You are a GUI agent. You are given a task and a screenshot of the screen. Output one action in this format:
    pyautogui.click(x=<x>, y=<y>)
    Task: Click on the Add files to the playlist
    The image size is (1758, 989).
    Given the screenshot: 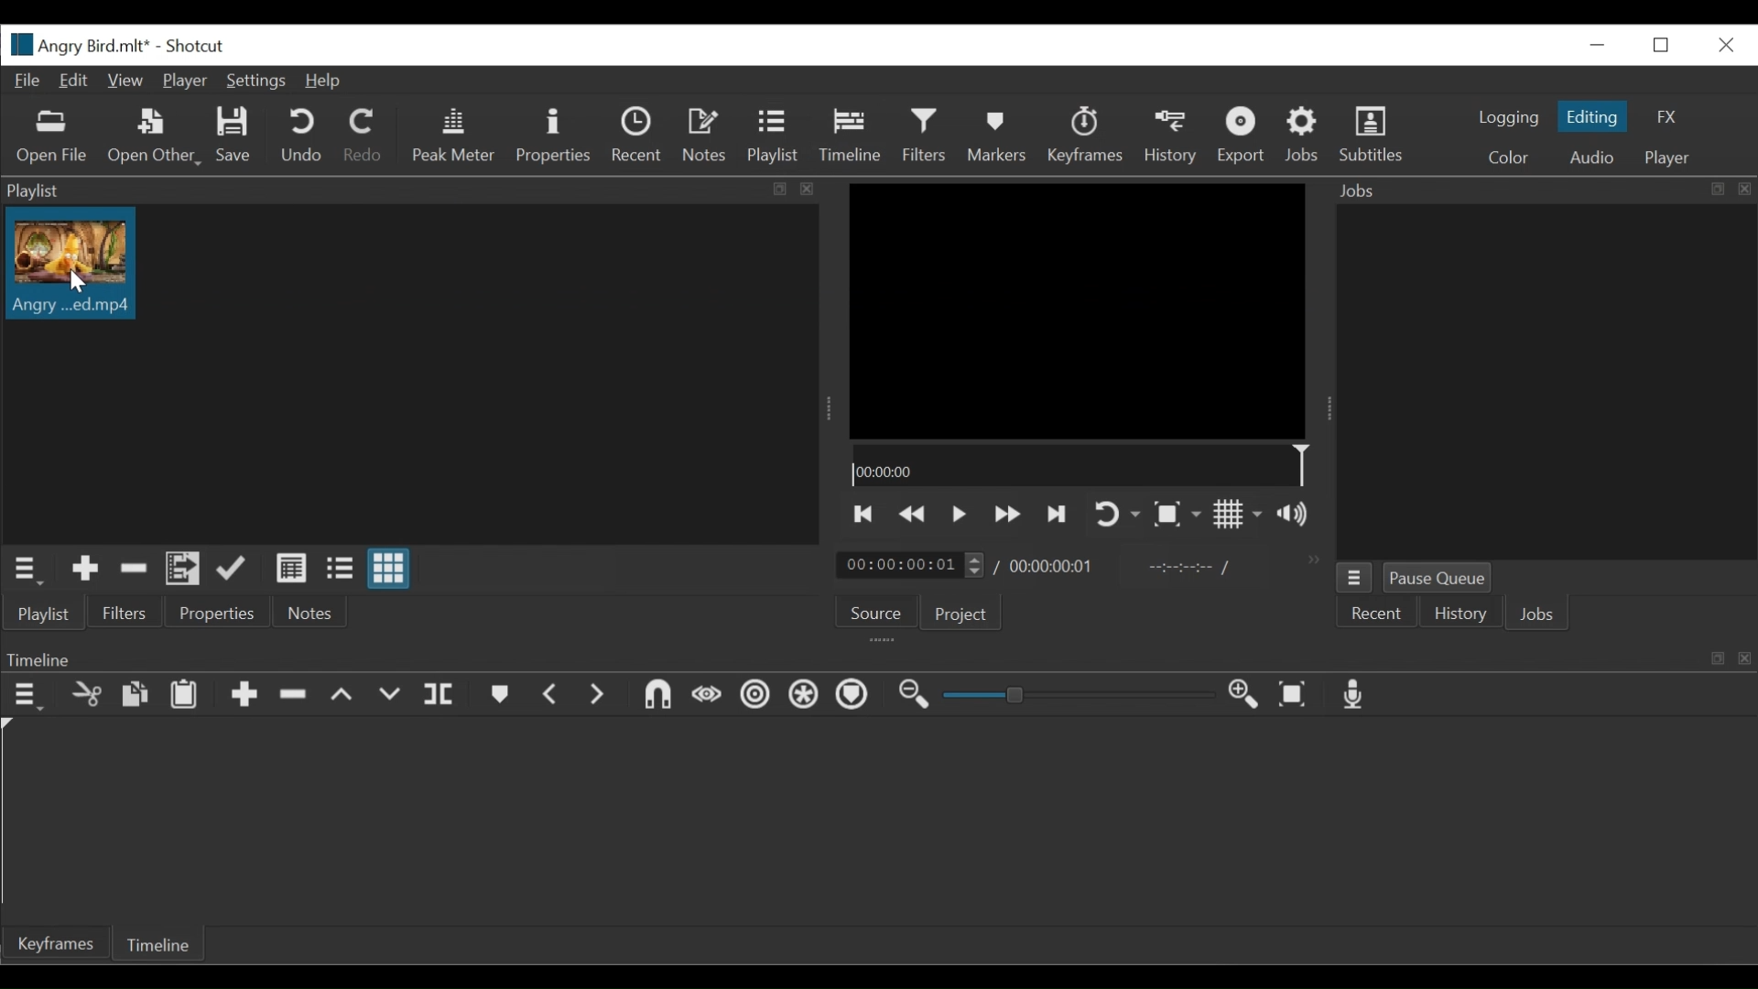 What is the action you would take?
    pyautogui.click(x=184, y=571)
    